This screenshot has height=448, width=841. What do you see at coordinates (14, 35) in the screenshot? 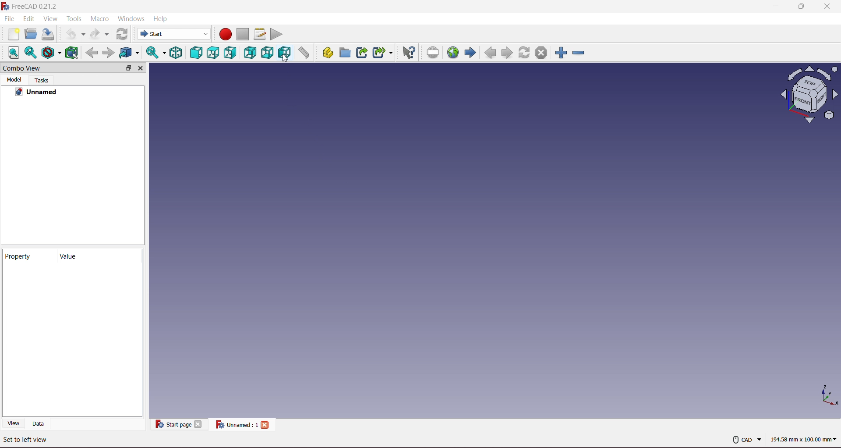
I see `New Document:` at bounding box center [14, 35].